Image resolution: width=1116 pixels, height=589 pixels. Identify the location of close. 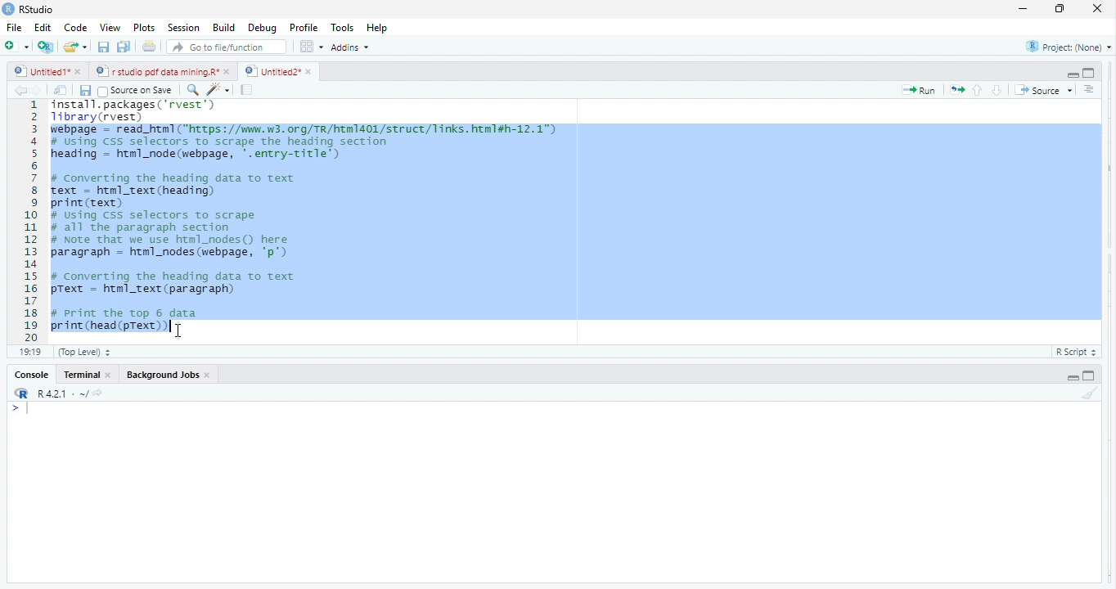
(112, 376).